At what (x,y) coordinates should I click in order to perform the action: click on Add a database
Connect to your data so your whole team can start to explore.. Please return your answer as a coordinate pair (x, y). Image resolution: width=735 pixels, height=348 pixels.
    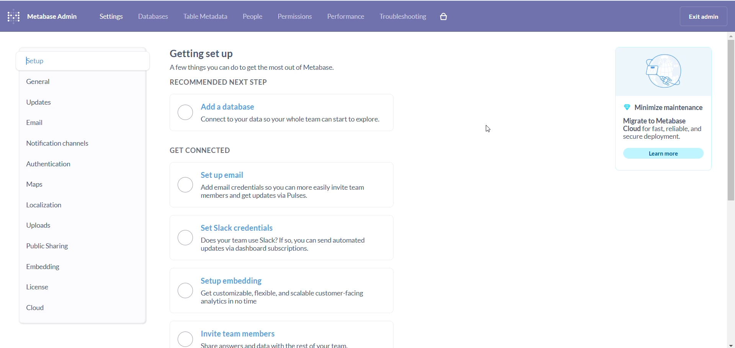
    Looking at the image, I should click on (295, 115).